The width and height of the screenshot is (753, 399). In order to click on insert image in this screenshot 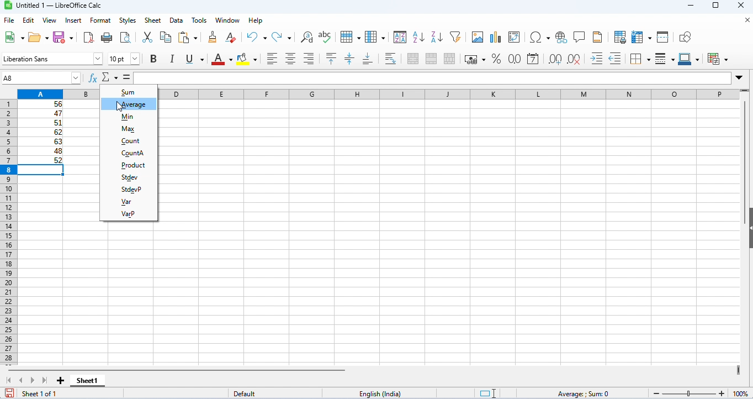, I will do `click(477, 37)`.